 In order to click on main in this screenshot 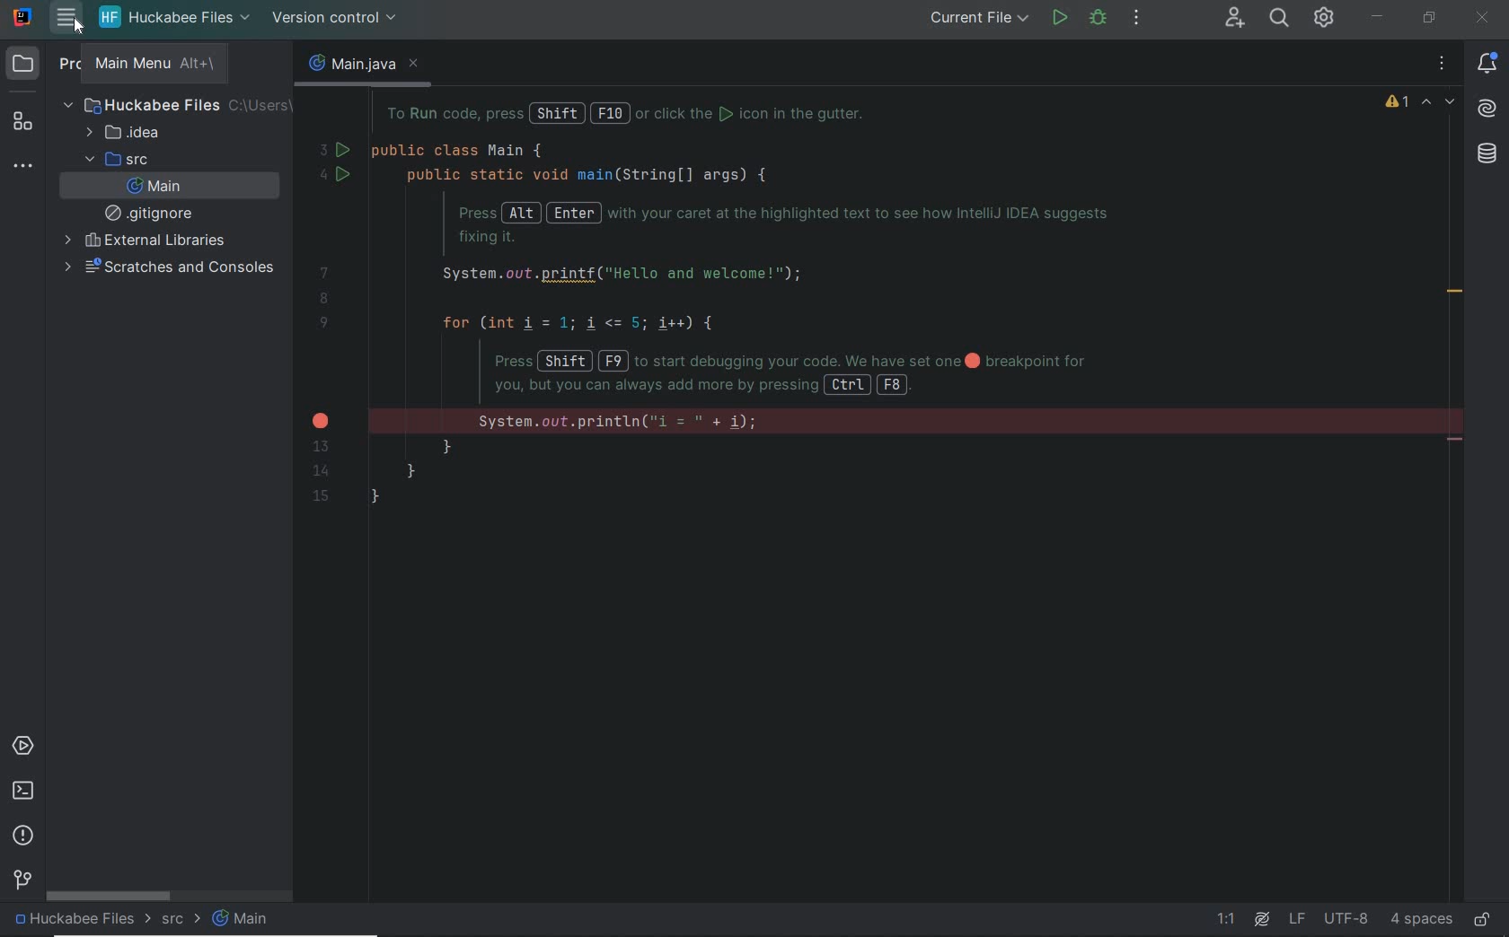, I will do `click(243, 916)`.